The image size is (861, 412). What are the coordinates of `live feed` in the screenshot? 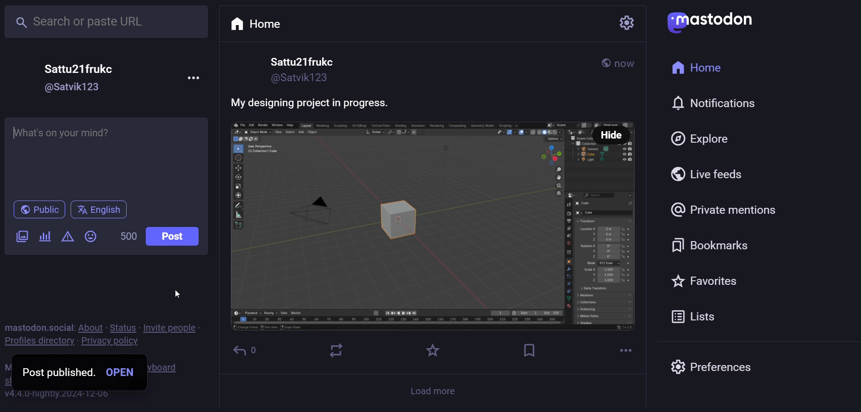 It's located at (704, 175).